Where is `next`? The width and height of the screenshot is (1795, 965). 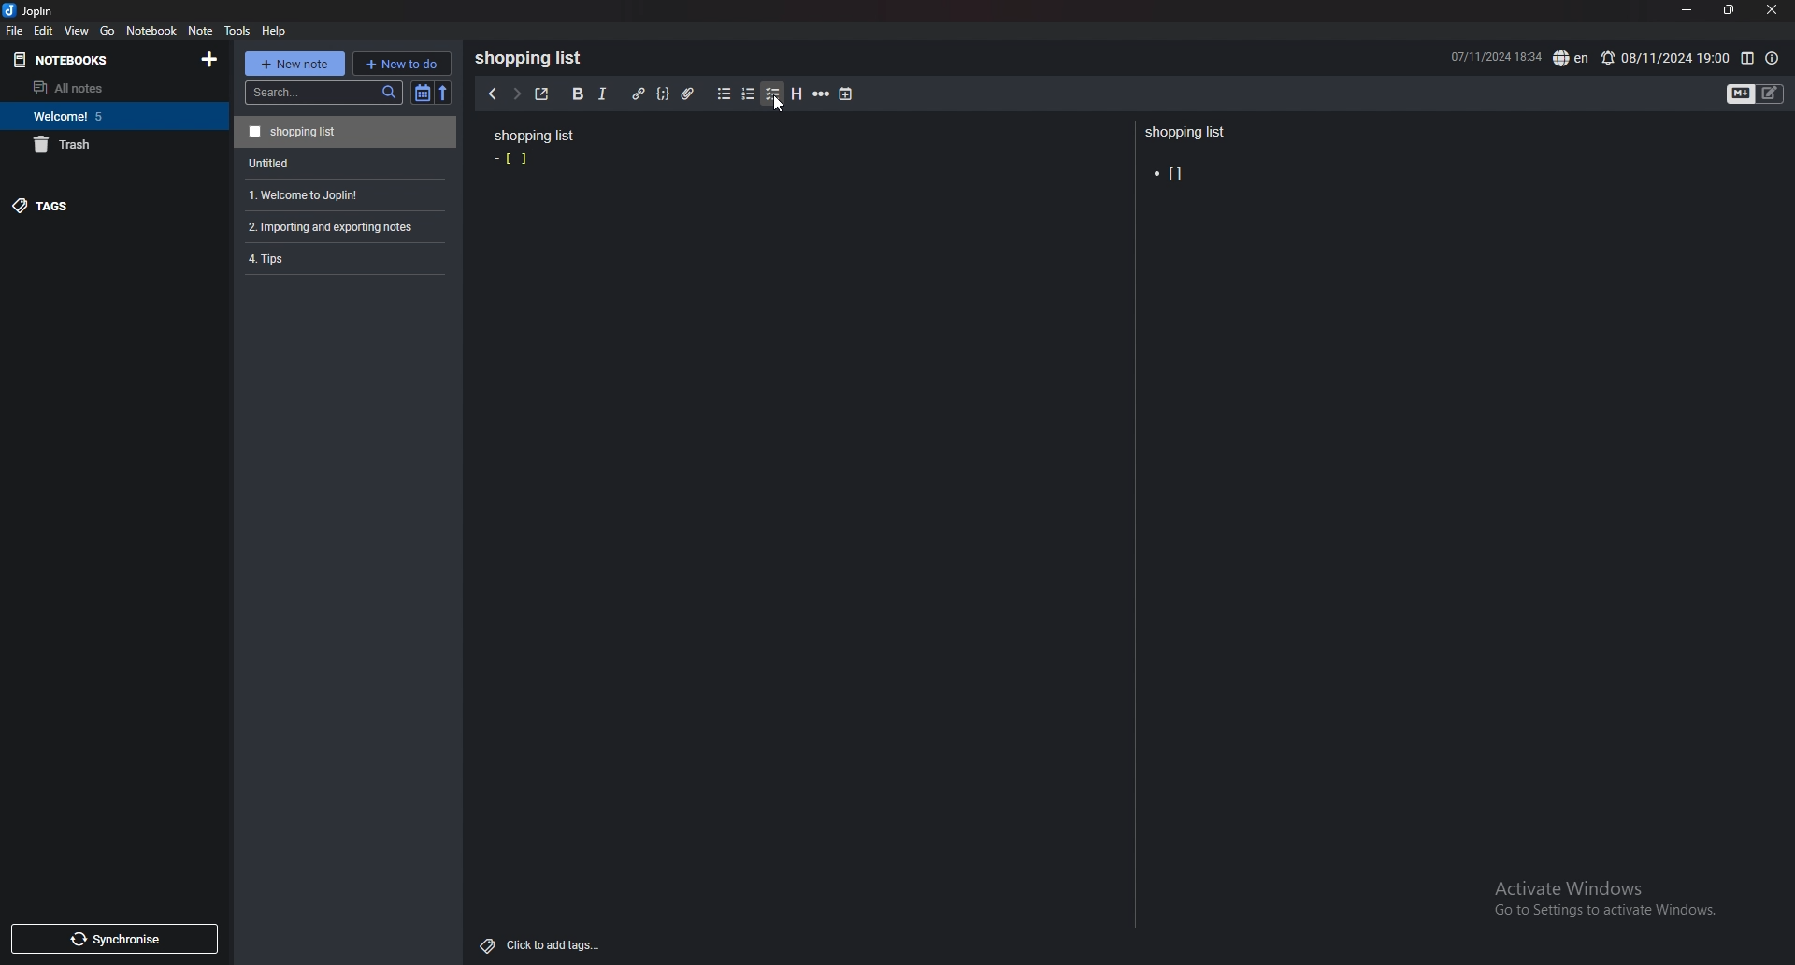
next is located at coordinates (516, 94).